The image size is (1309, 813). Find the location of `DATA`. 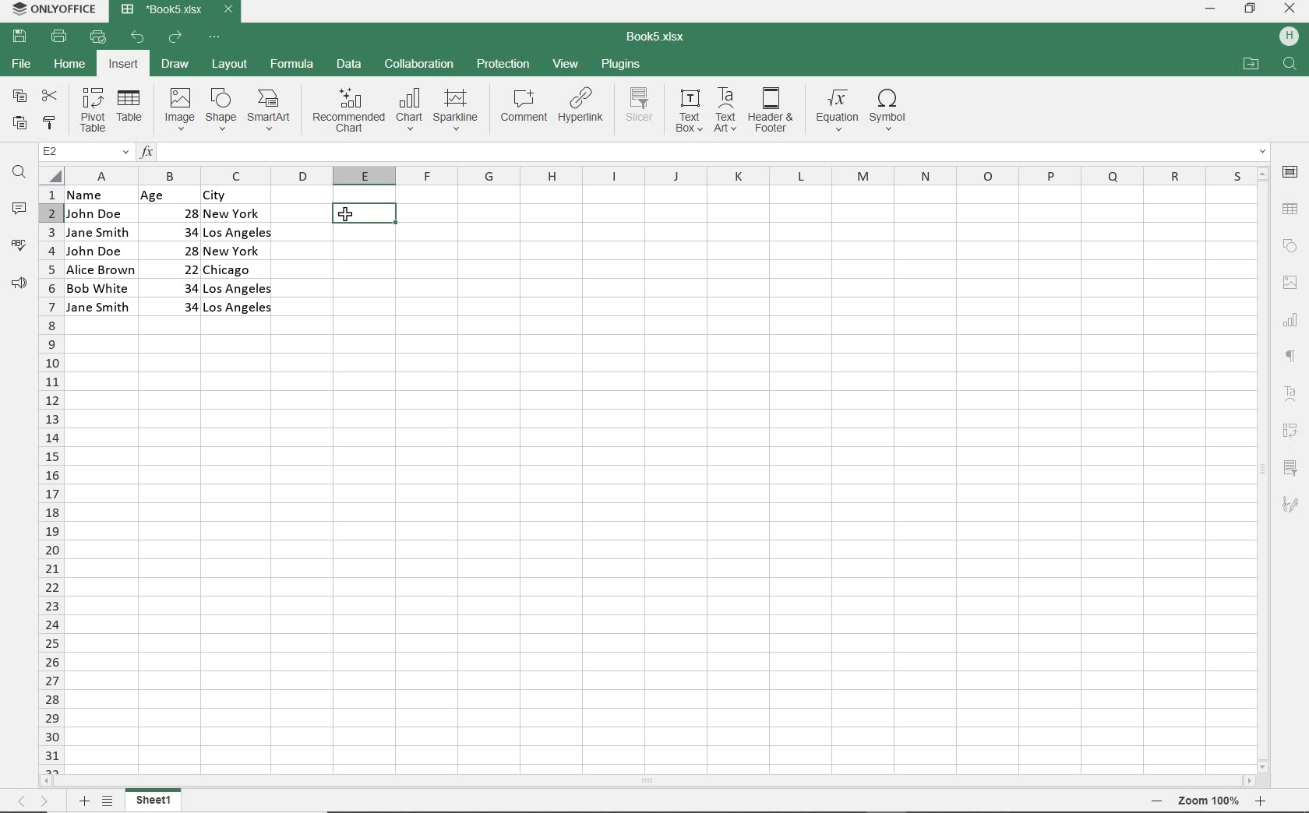

DATA is located at coordinates (351, 64).